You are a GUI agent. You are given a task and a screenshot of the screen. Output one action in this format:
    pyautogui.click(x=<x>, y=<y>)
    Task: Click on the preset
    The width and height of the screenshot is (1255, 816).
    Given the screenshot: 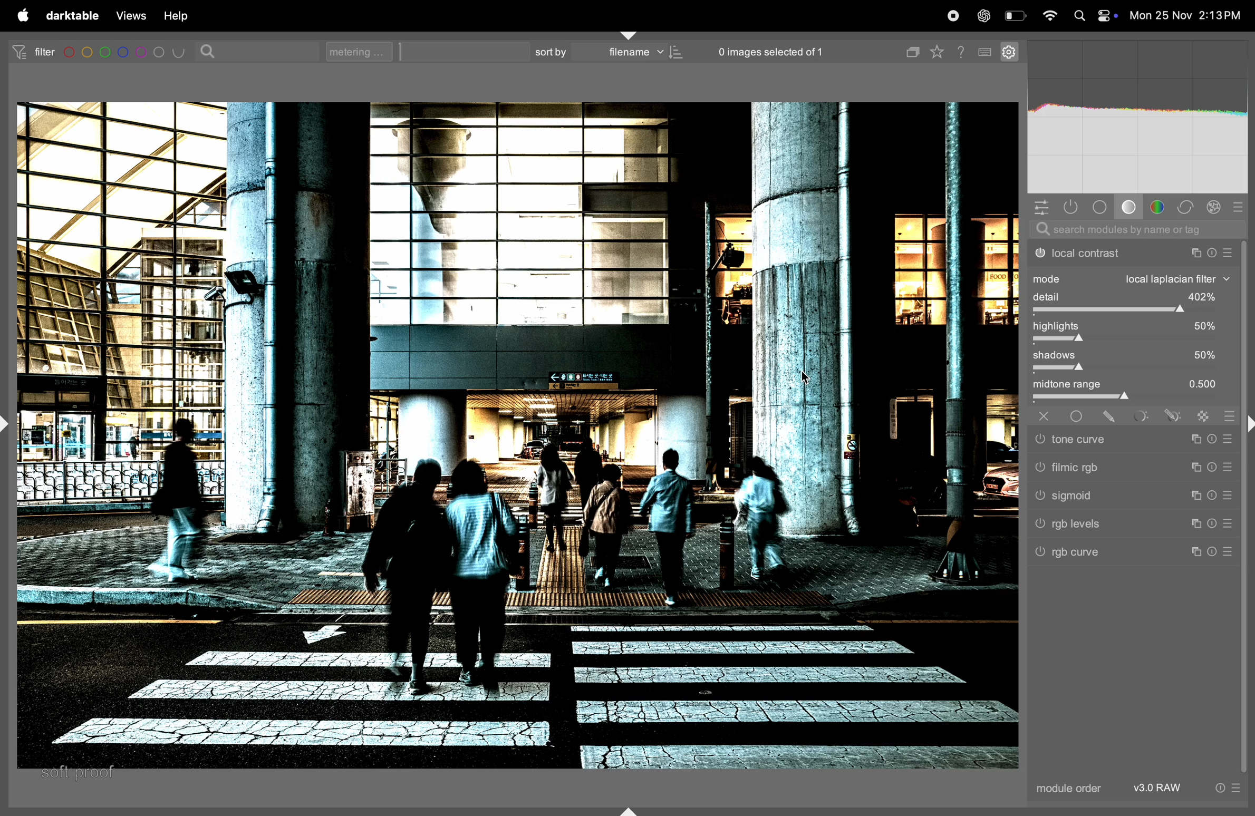 What is the action you would take?
    pyautogui.click(x=1228, y=553)
    